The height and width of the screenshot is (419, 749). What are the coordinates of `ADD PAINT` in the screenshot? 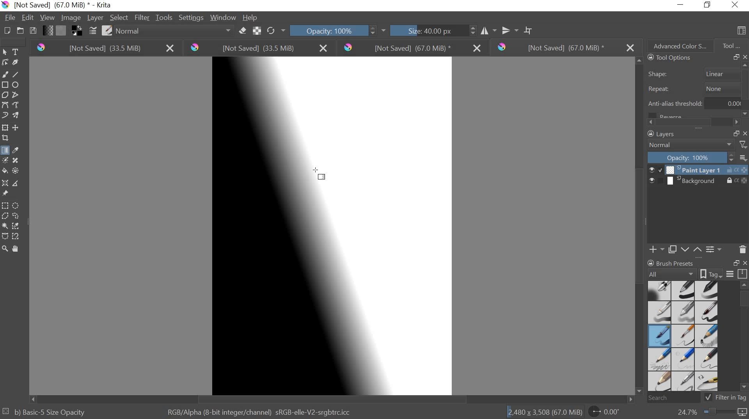 It's located at (655, 249).